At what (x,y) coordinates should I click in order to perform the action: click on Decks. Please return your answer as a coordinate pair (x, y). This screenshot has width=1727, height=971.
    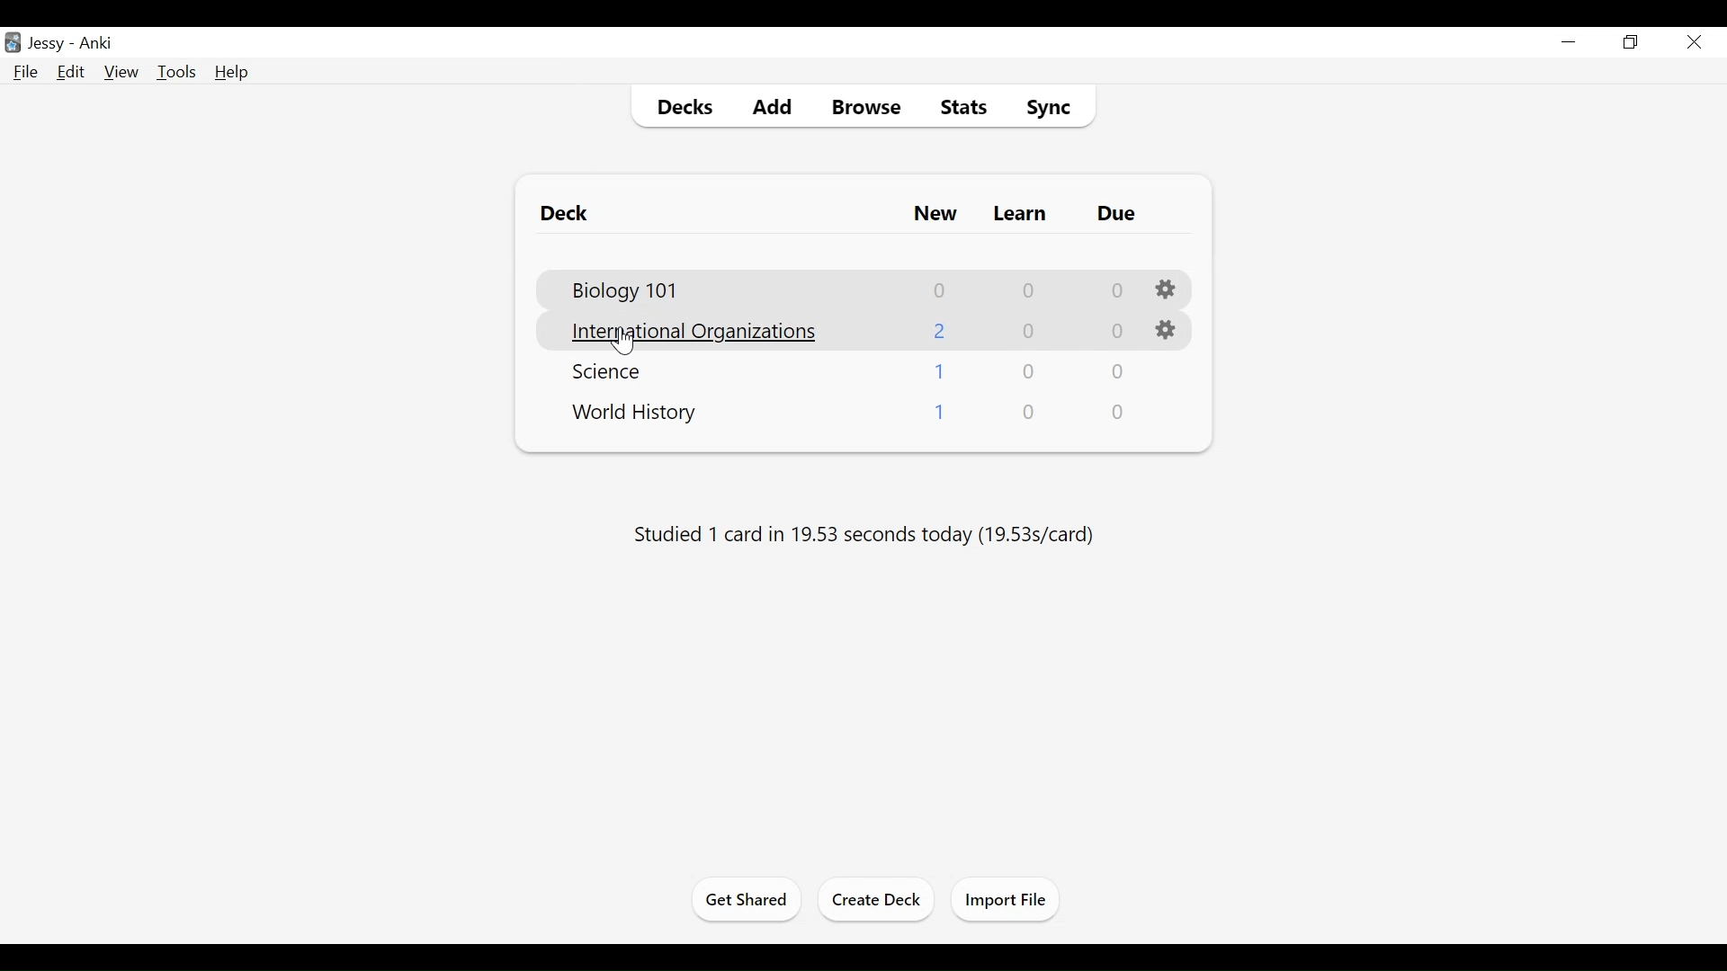
    Looking at the image, I should click on (677, 109).